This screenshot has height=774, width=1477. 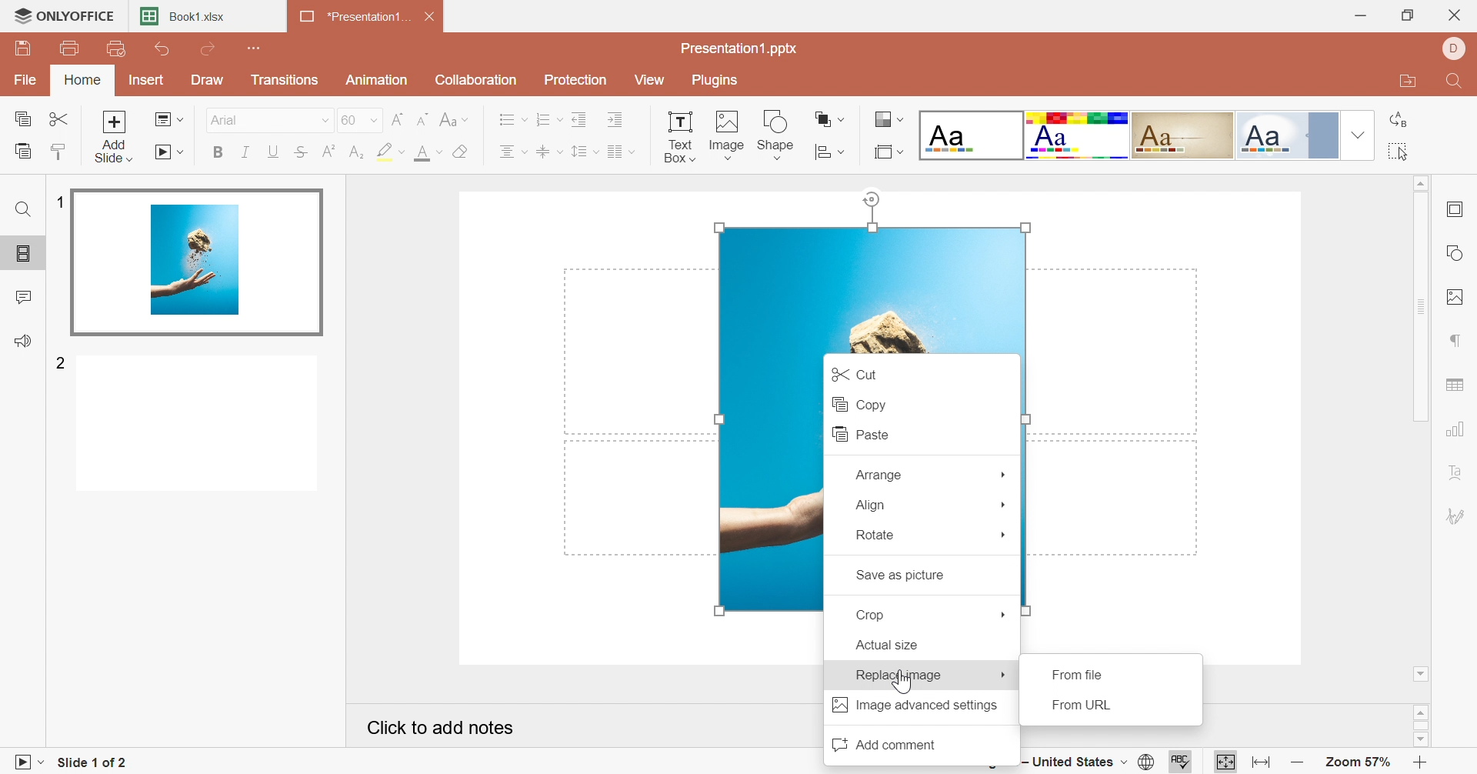 What do you see at coordinates (245, 152) in the screenshot?
I see `Italic` at bounding box center [245, 152].